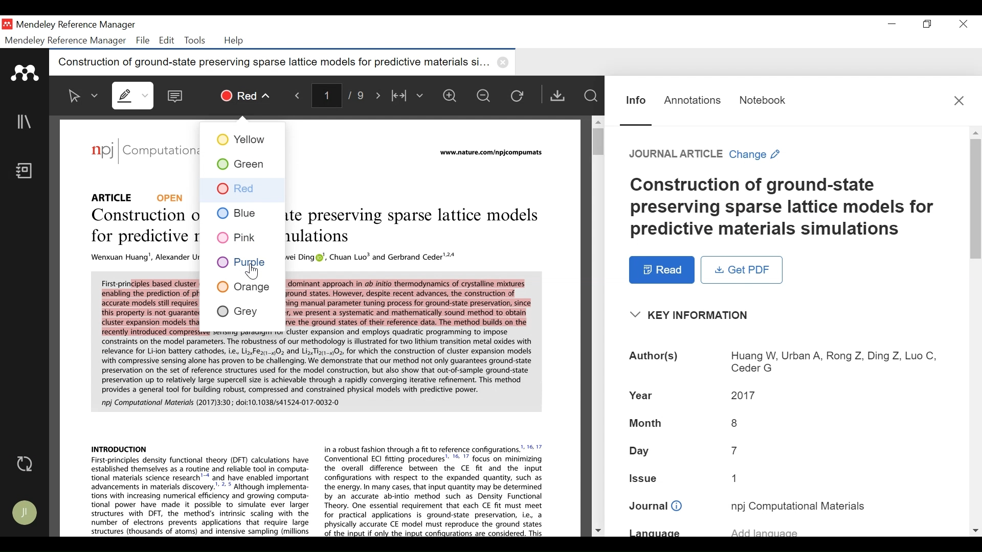  I want to click on Help, so click(237, 41).